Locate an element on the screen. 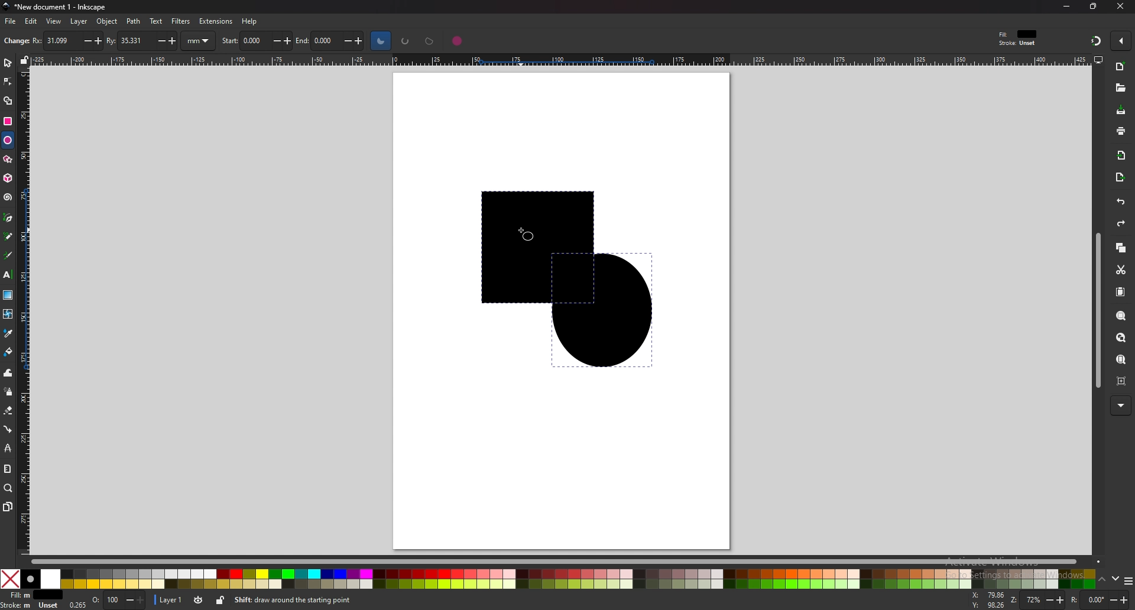 The width and height of the screenshot is (1135, 610). scroll bar is located at coordinates (558, 560).